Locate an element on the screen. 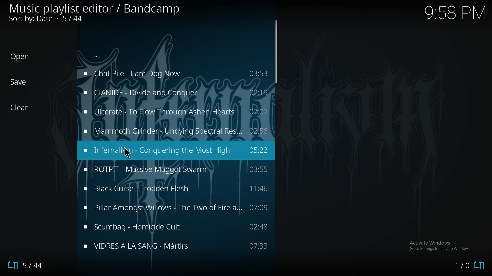 This screenshot has height=276, width=492. 9.58 PM is located at coordinates (455, 13).